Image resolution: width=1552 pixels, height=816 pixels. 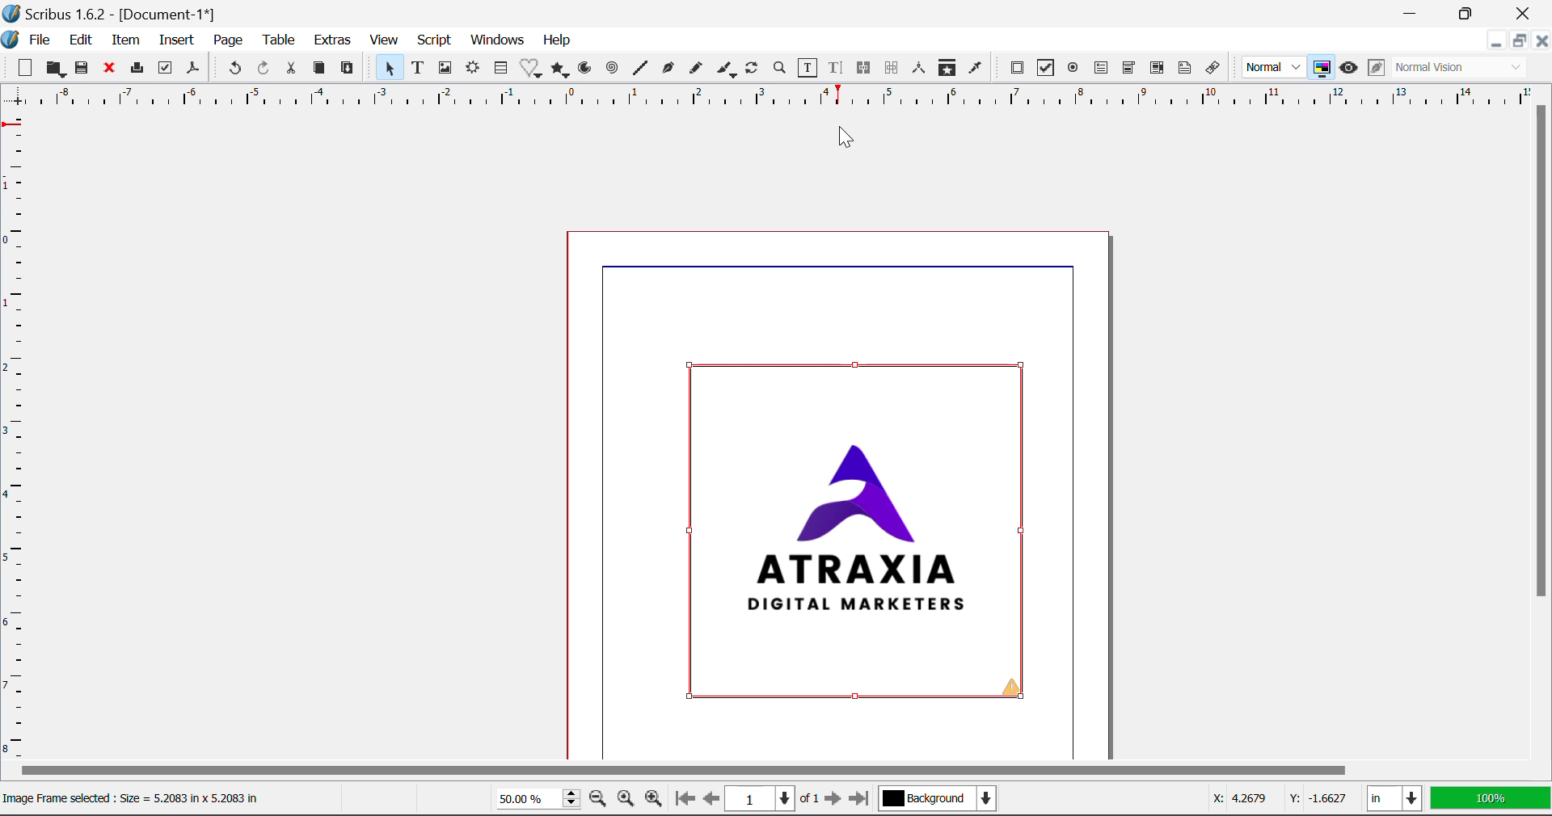 What do you see at coordinates (82, 40) in the screenshot?
I see `Edit` at bounding box center [82, 40].